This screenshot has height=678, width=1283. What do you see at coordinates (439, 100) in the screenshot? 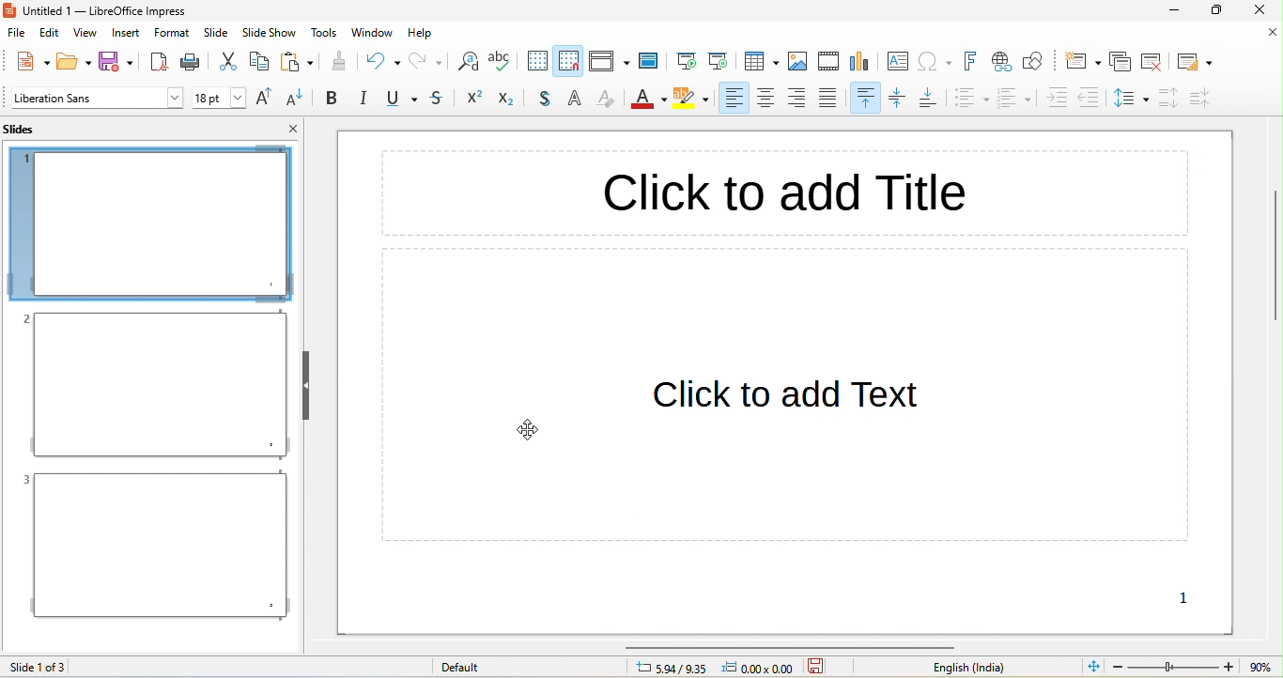
I see `strikethrough` at bounding box center [439, 100].